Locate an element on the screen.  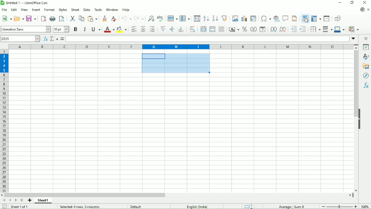
Sort descending is located at coordinates (214, 18).